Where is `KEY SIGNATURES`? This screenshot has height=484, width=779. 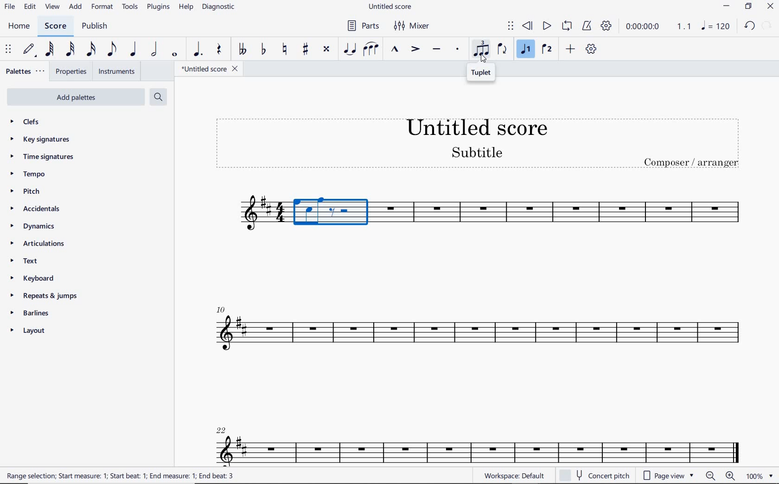 KEY SIGNATURES is located at coordinates (44, 140).